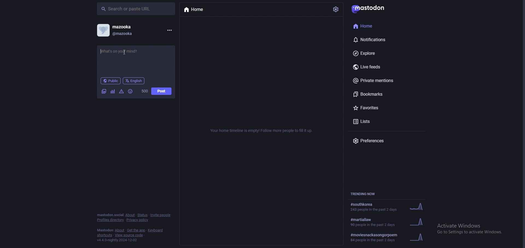 The image size is (525, 248). Describe the element at coordinates (104, 91) in the screenshot. I see `image` at that location.